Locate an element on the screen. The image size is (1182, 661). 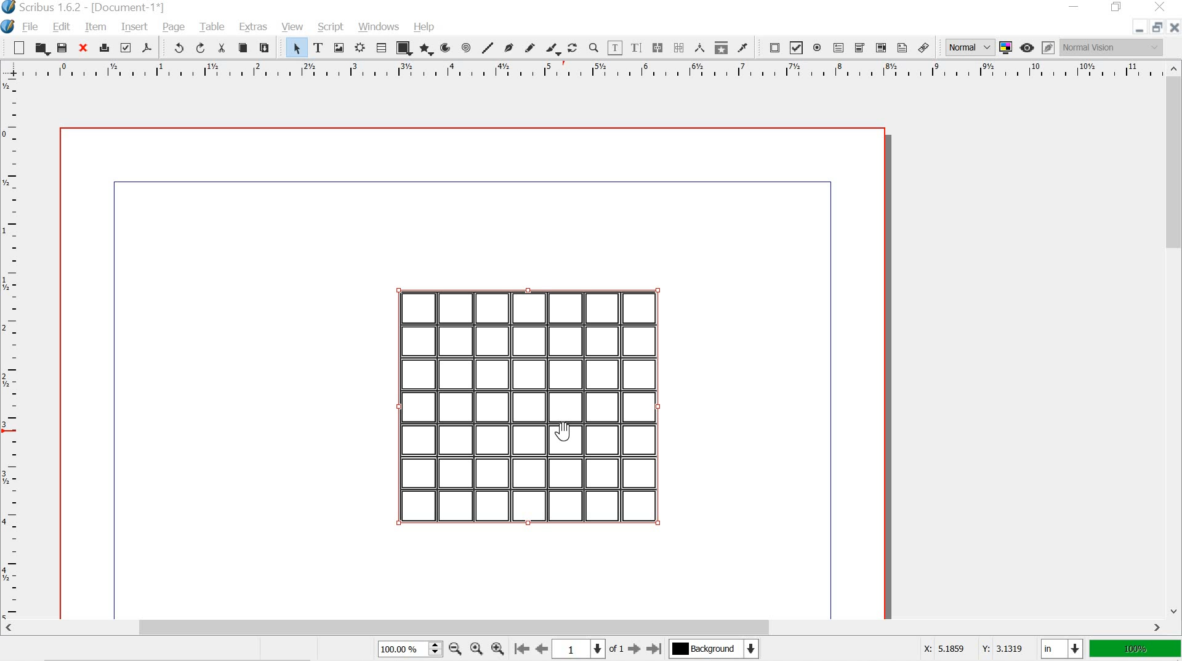
close is located at coordinates (84, 49).